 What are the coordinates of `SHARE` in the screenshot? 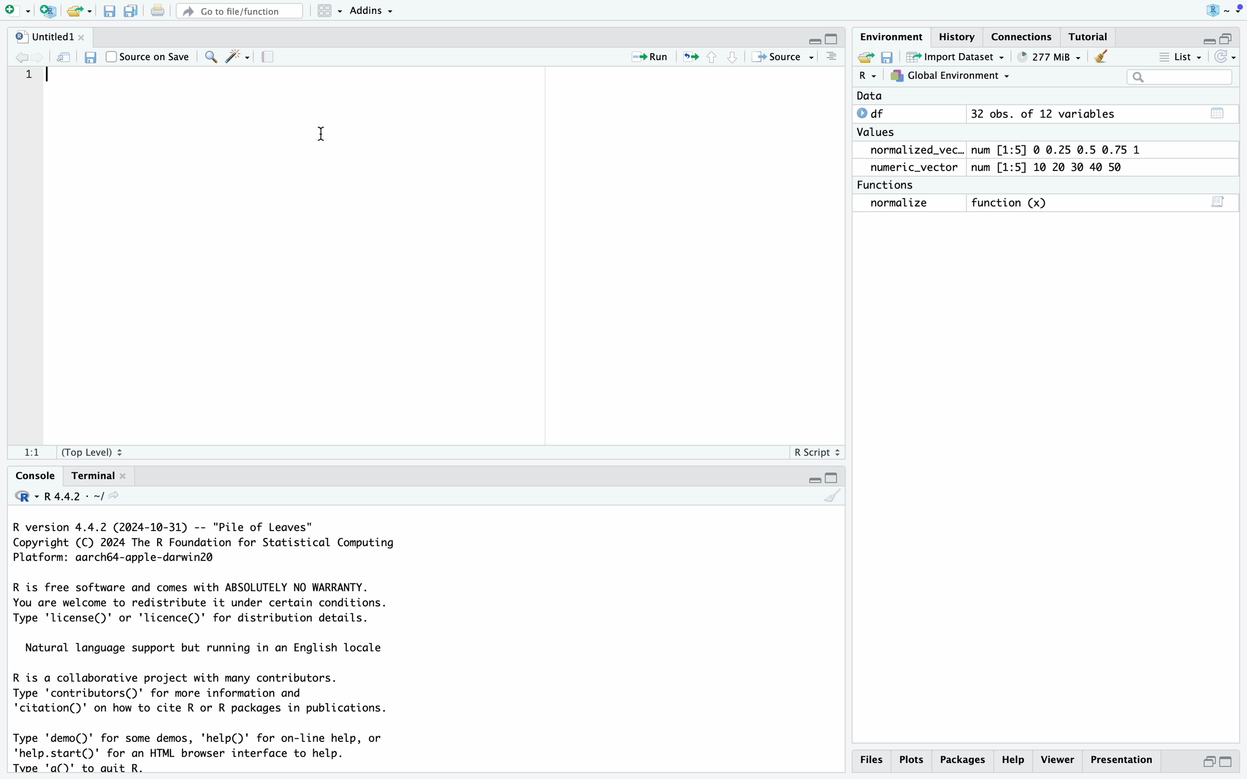 It's located at (864, 58).